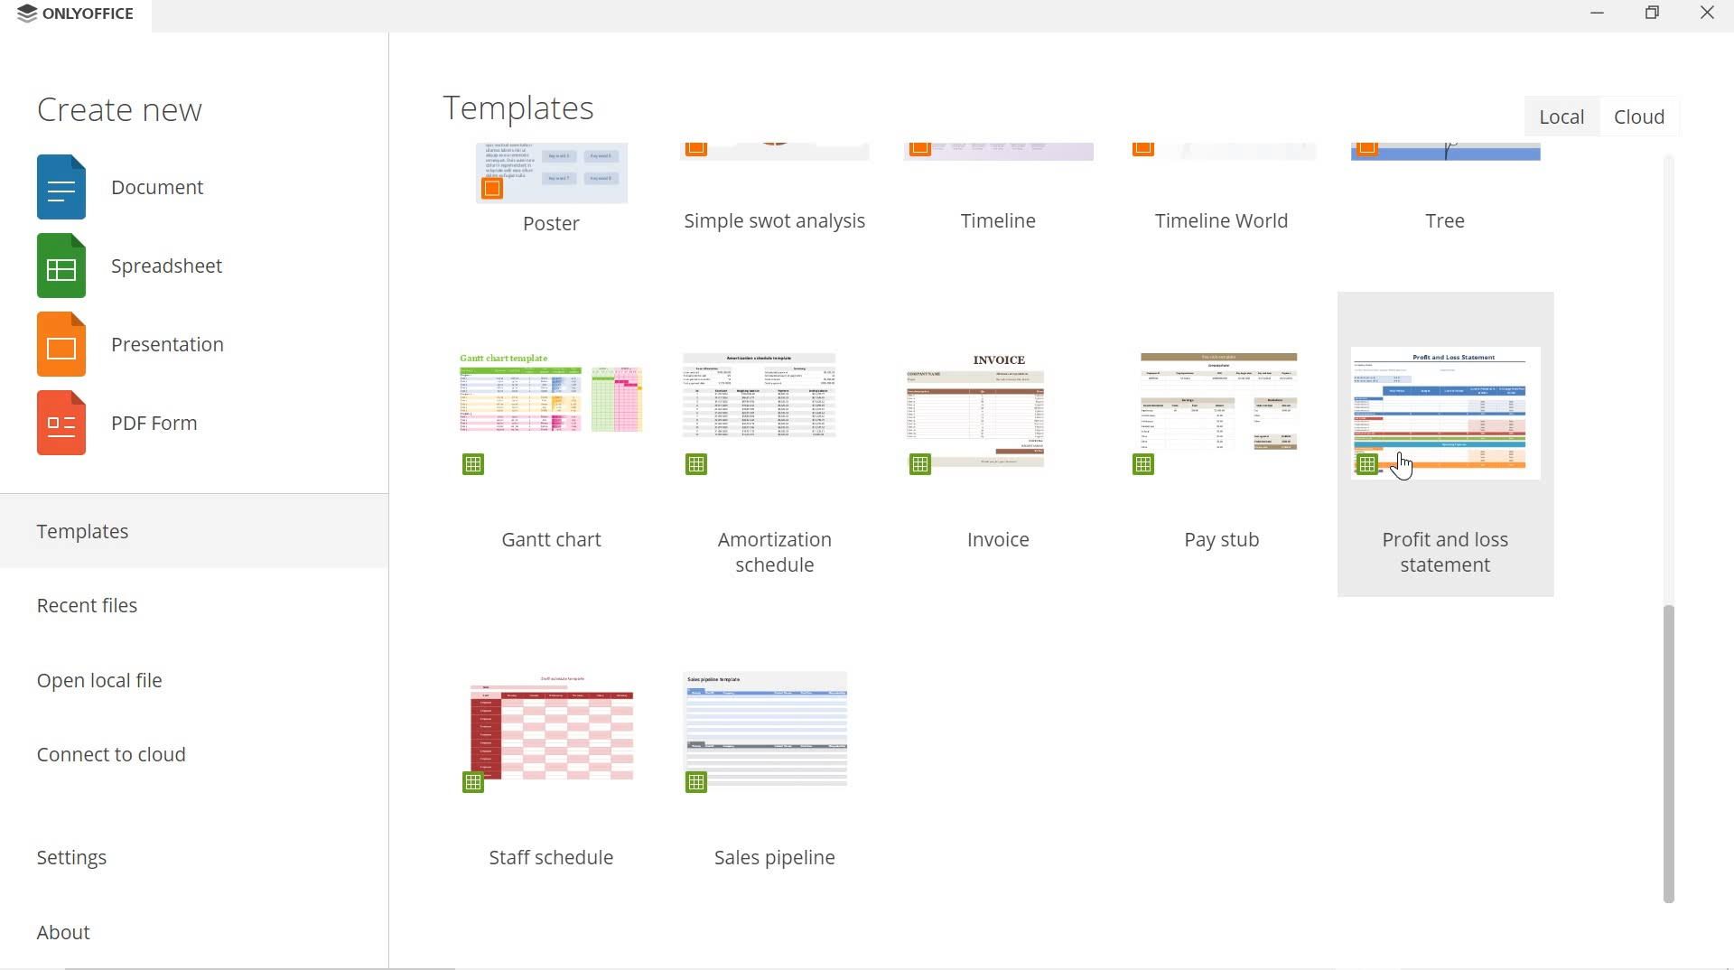 This screenshot has height=970, width=1734. I want to click on onlyoffice, so click(95, 13).